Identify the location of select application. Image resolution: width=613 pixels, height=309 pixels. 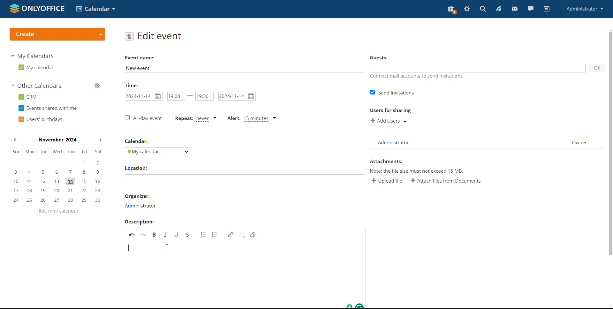
(96, 8).